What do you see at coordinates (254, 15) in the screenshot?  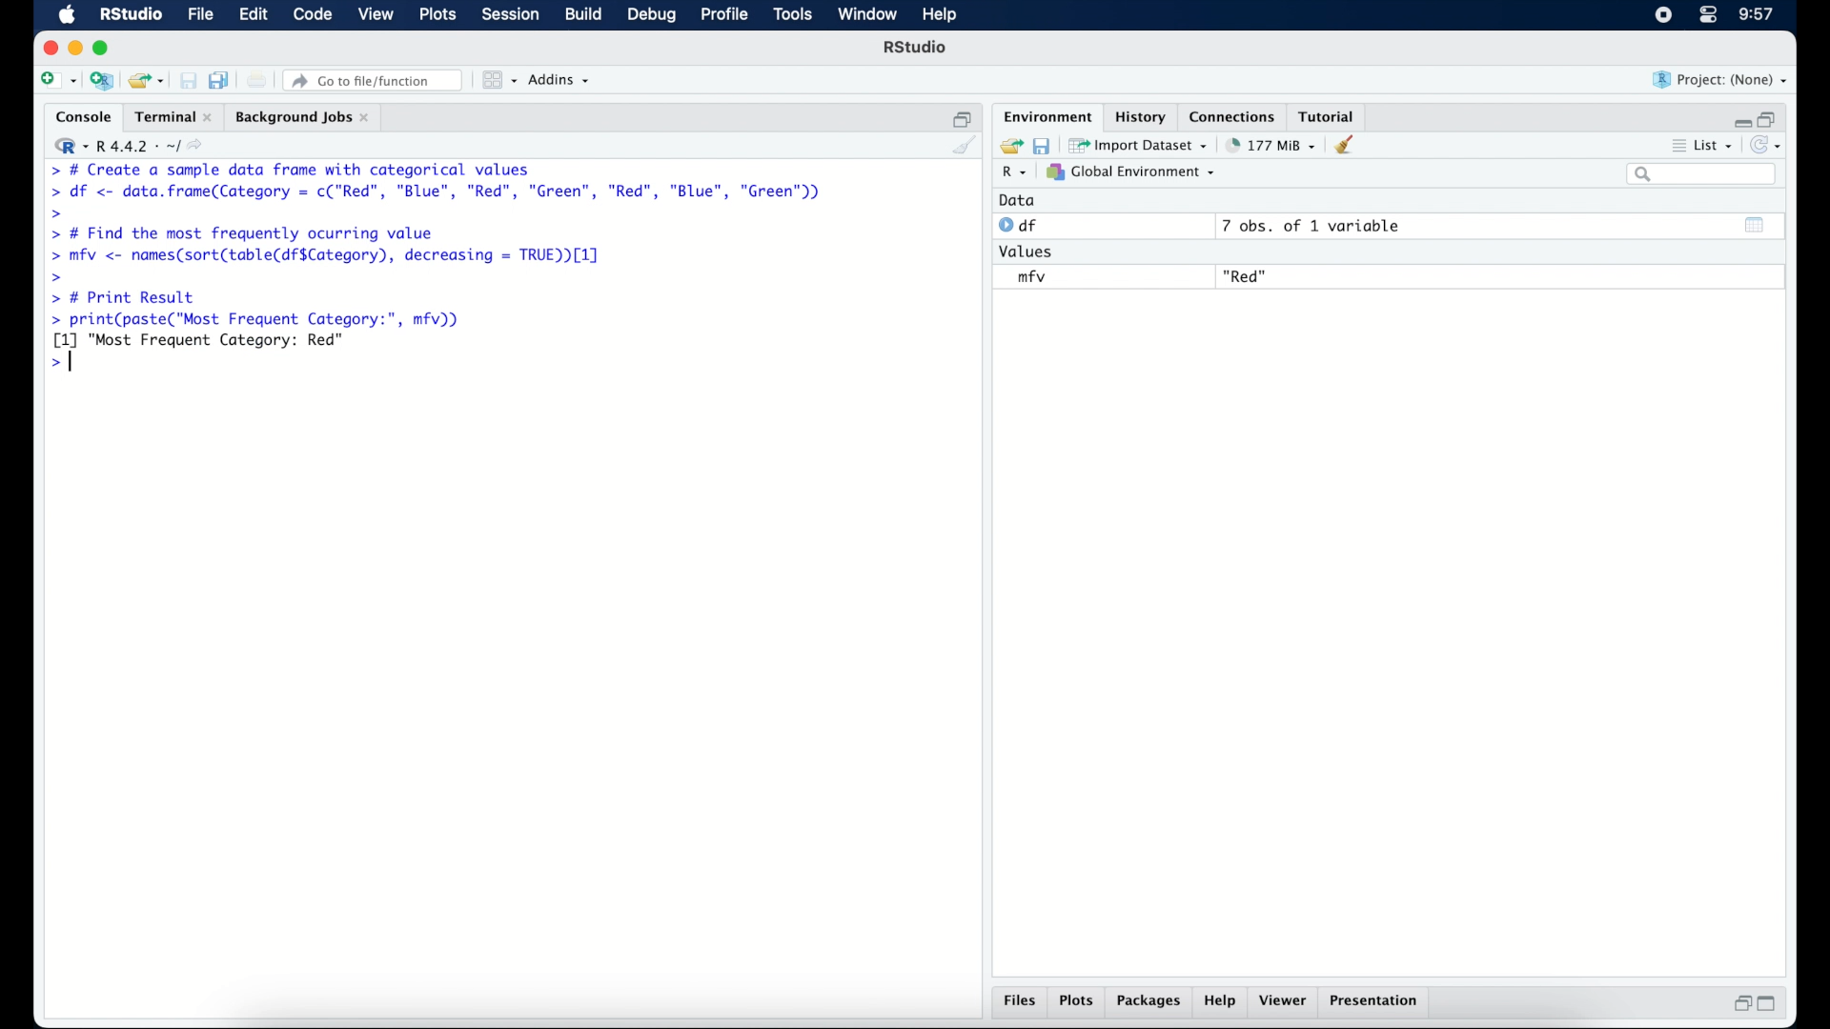 I see `edit` at bounding box center [254, 15].